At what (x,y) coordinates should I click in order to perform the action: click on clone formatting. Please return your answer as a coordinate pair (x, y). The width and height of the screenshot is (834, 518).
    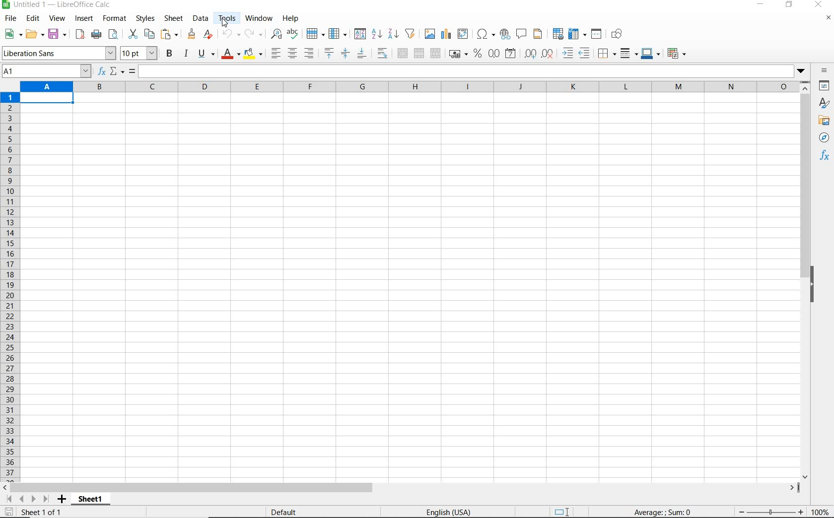
    Looking at the image, I should click on (192, 34).